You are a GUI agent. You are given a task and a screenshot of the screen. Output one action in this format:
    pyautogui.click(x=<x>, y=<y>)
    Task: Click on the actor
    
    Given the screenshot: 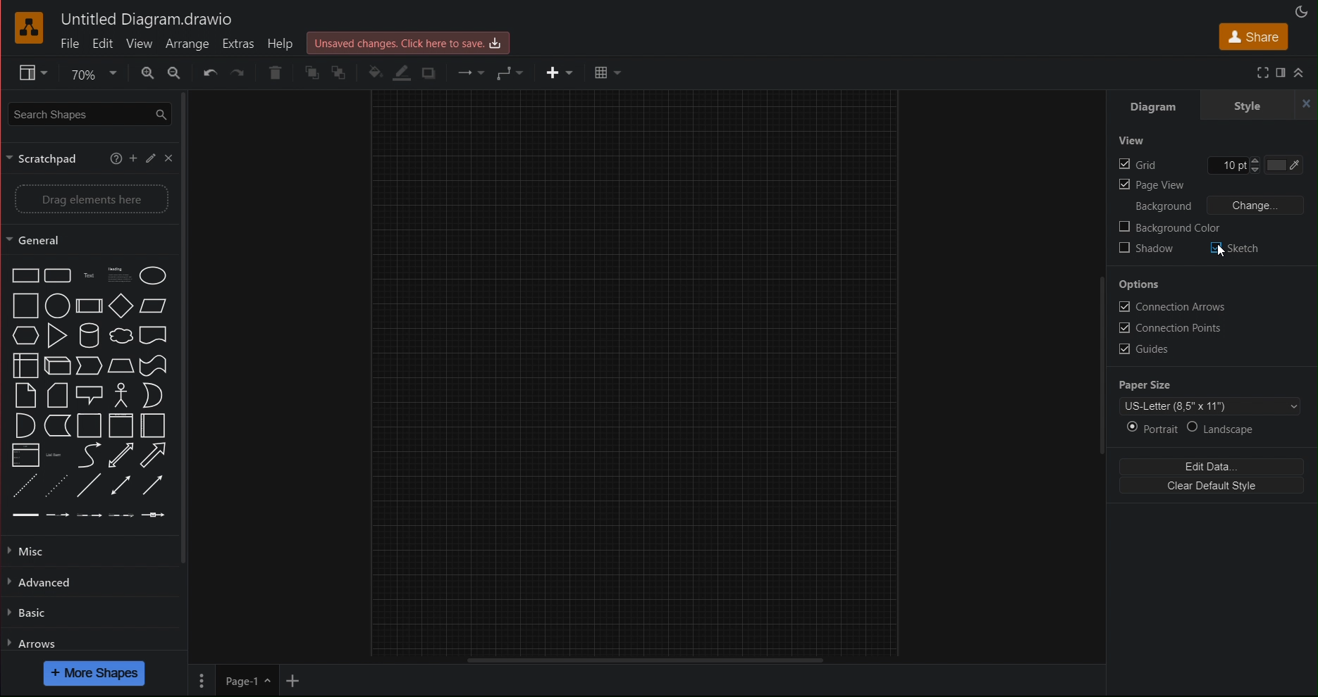 What is the action you would take?
    pyautogui.click(x=121, y=395)
    